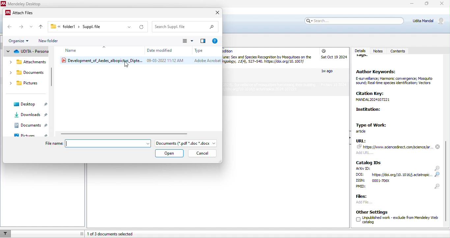 The image size is (450, 238). I want to click on forward, so click(20, 26).